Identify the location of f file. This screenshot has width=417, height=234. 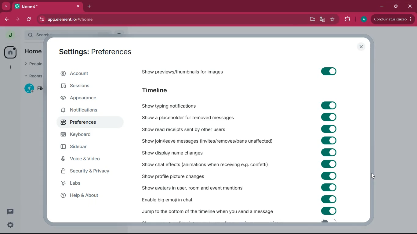
(34, 90).